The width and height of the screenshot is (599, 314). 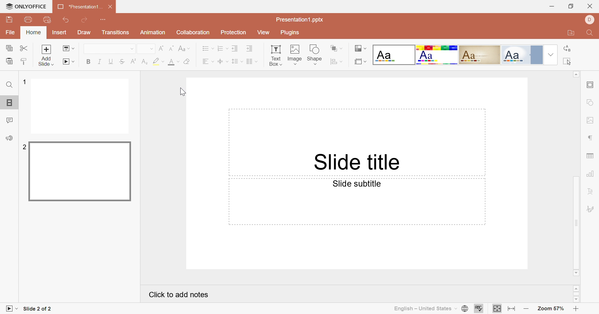 What do you see at coordinates (35, 32) in the screenshot?
I see `Home` at bounding box center [35, 32].